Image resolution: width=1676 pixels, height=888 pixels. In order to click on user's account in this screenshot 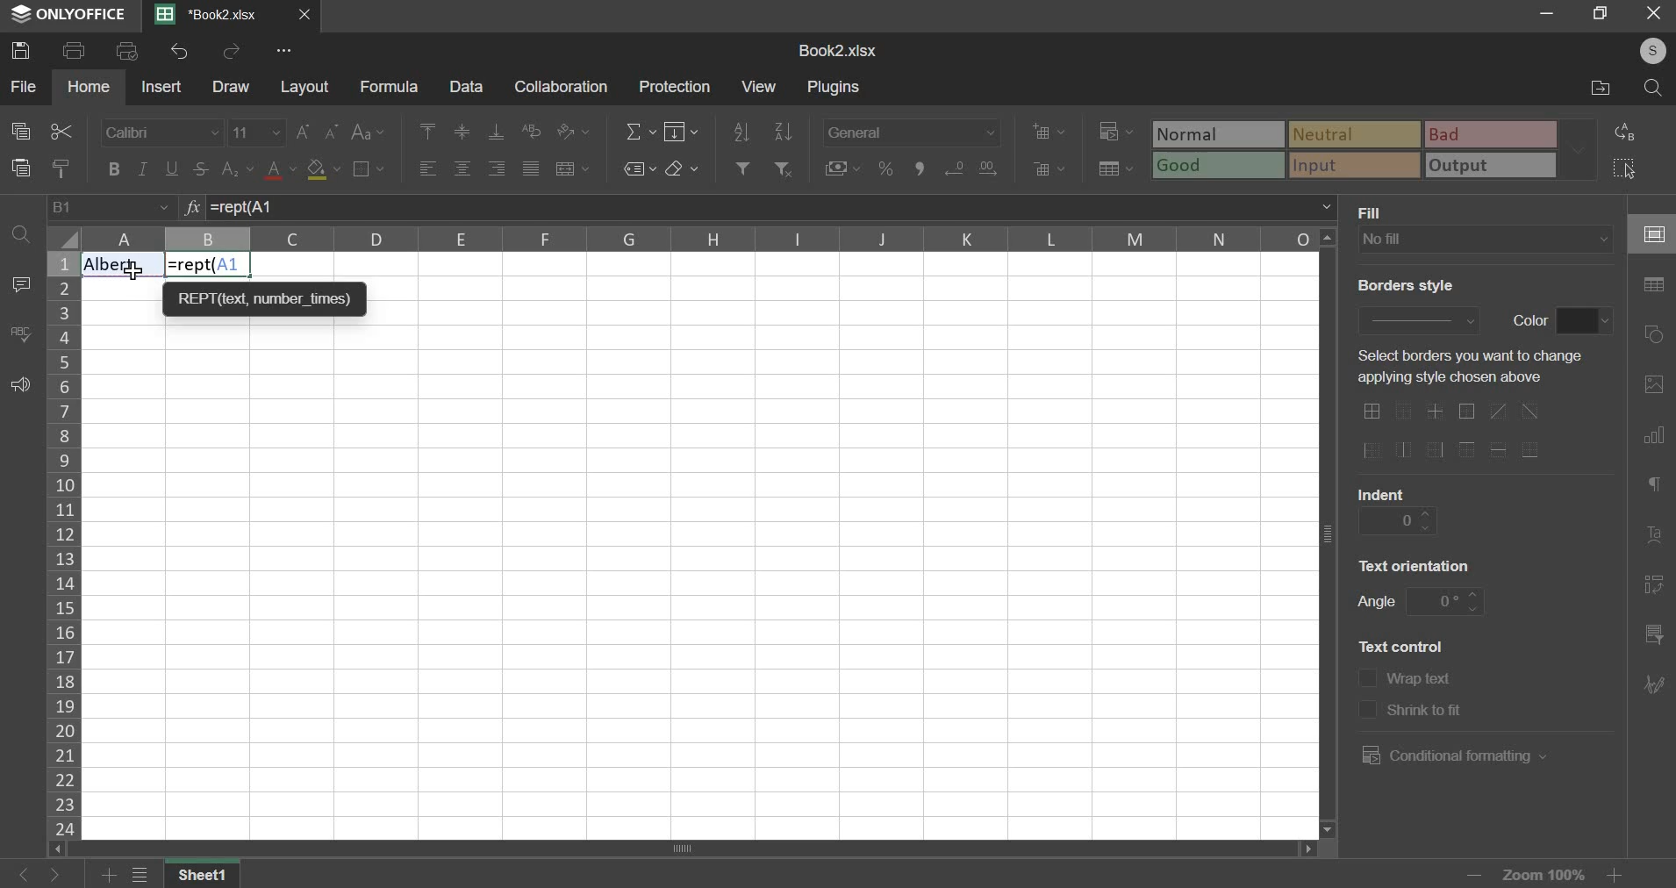, I will do `click(1650, 48)`.